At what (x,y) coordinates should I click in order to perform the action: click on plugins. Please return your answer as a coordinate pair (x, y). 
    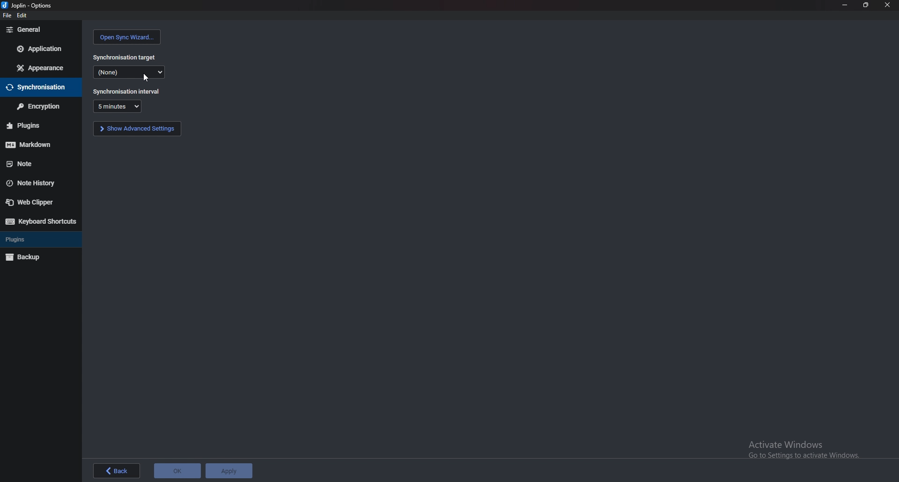
    Looking at the image, I should click on (24, 240).